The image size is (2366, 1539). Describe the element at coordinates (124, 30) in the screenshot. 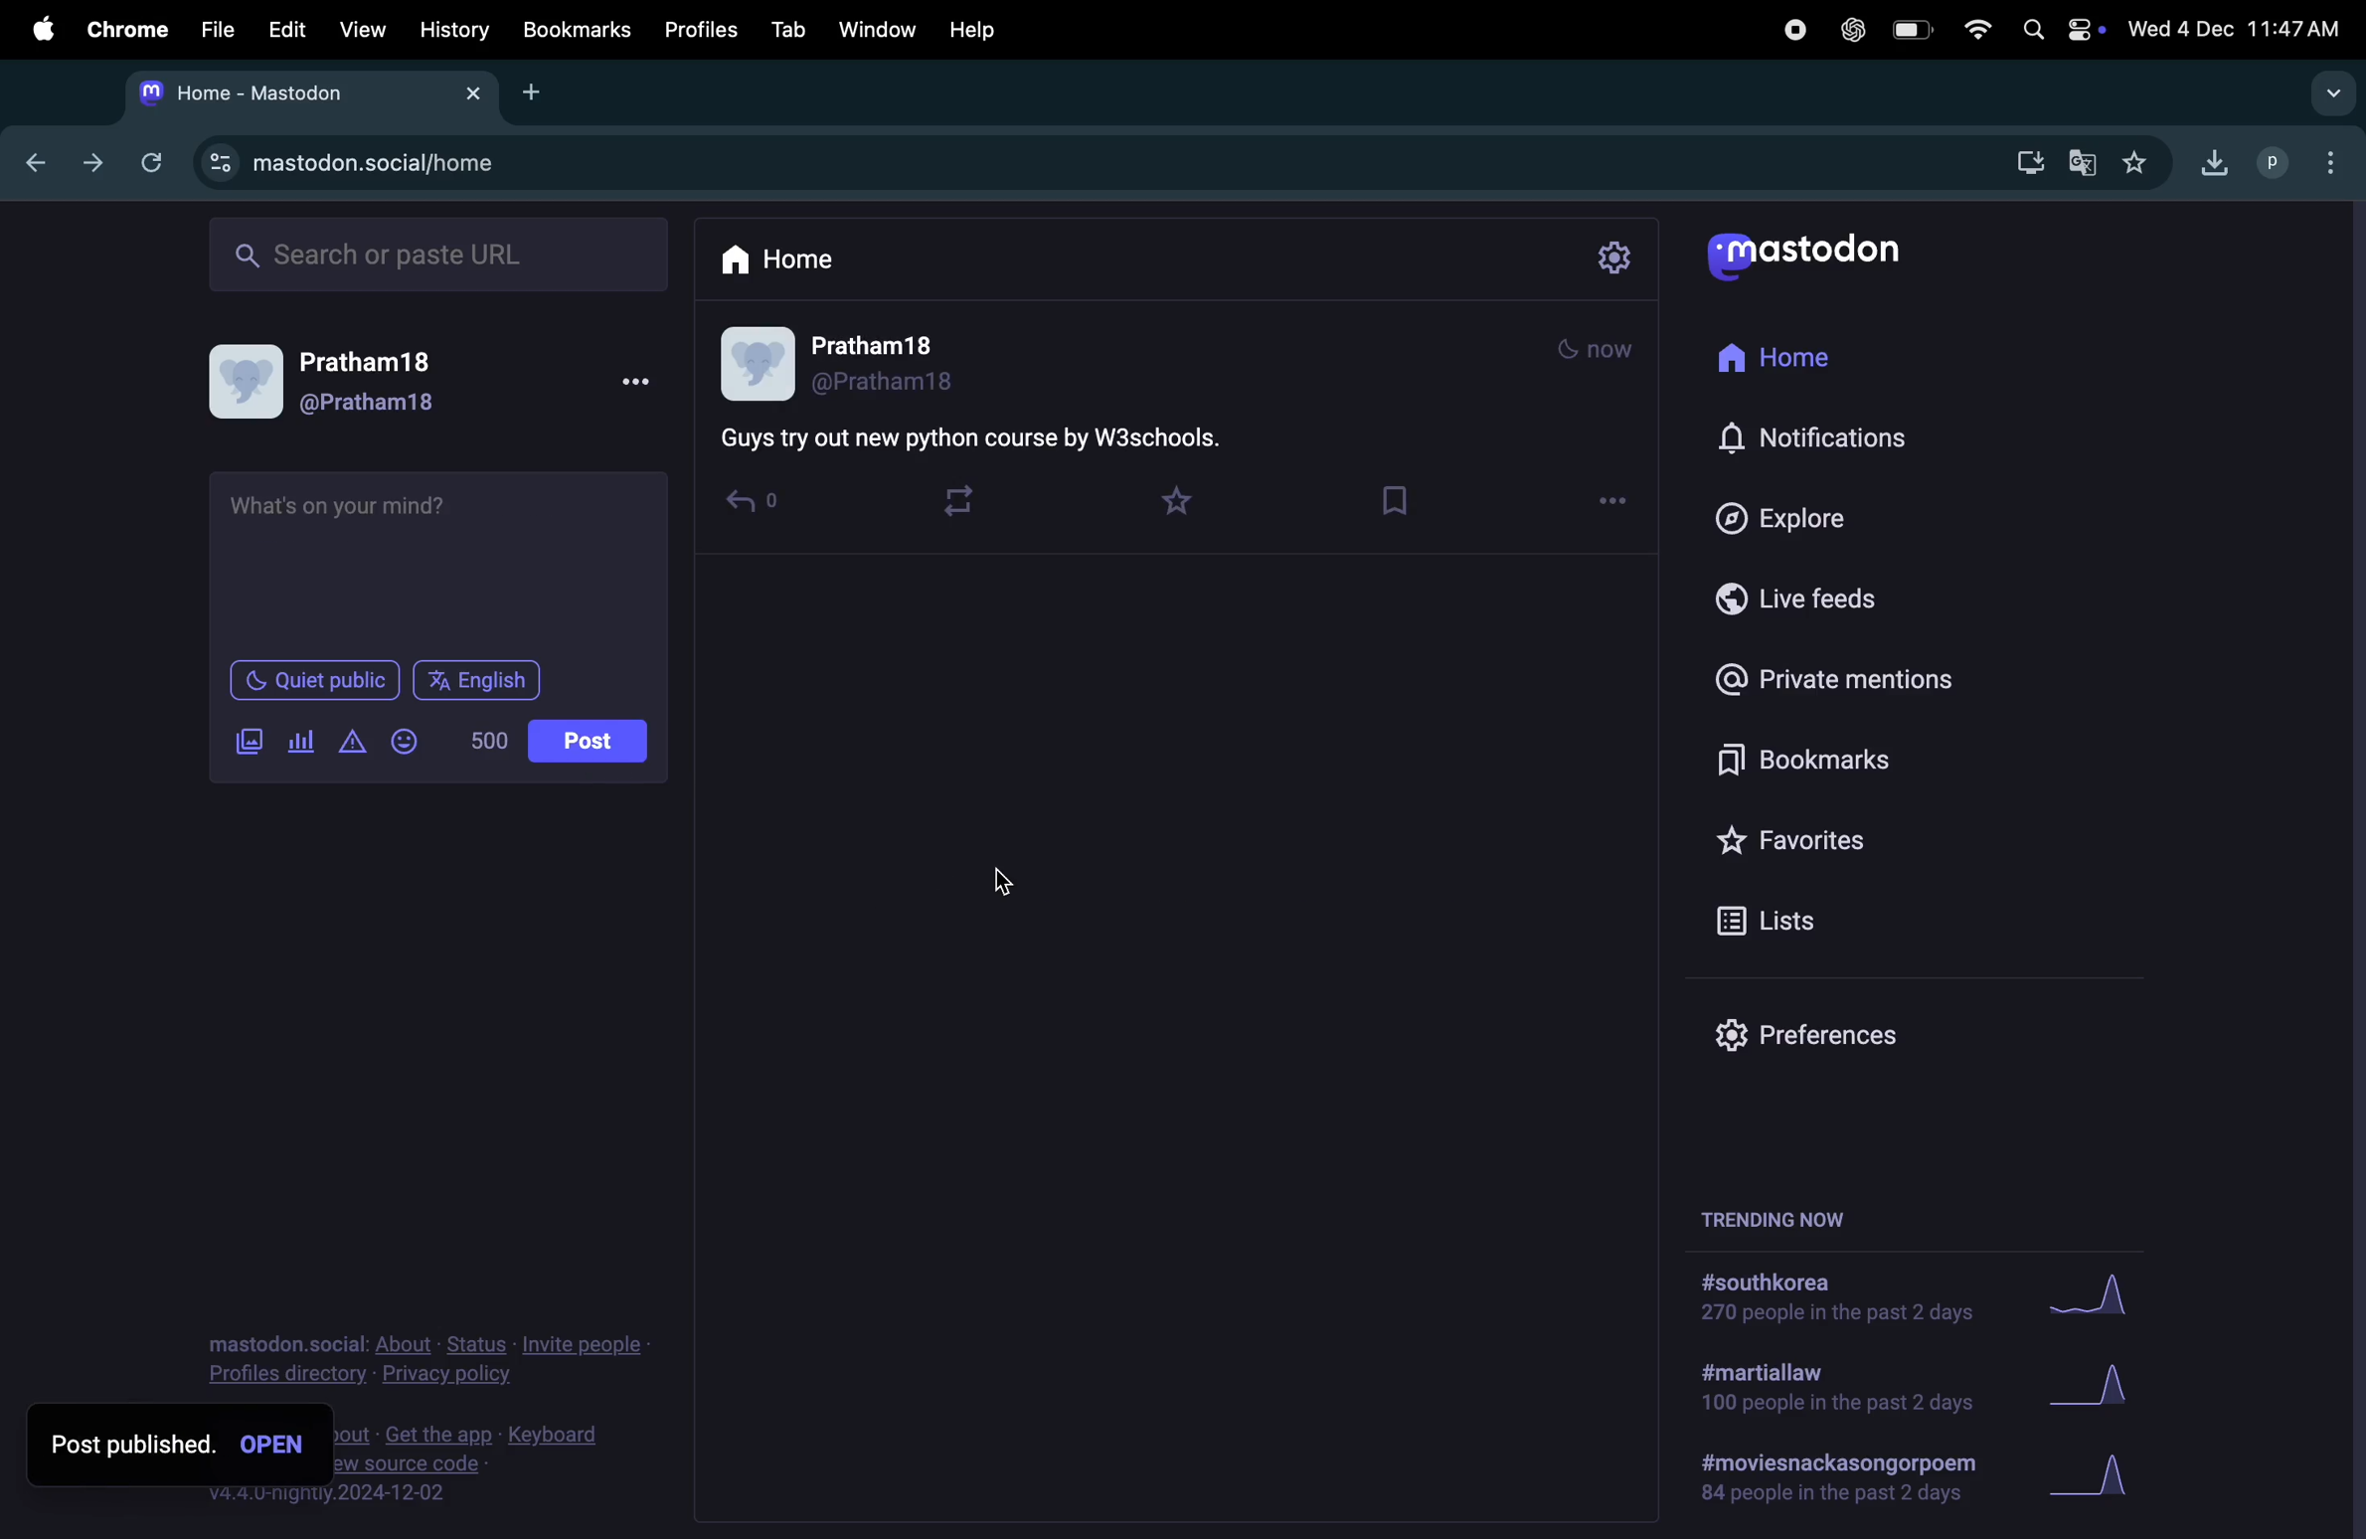

I see `Chrome` at that location.